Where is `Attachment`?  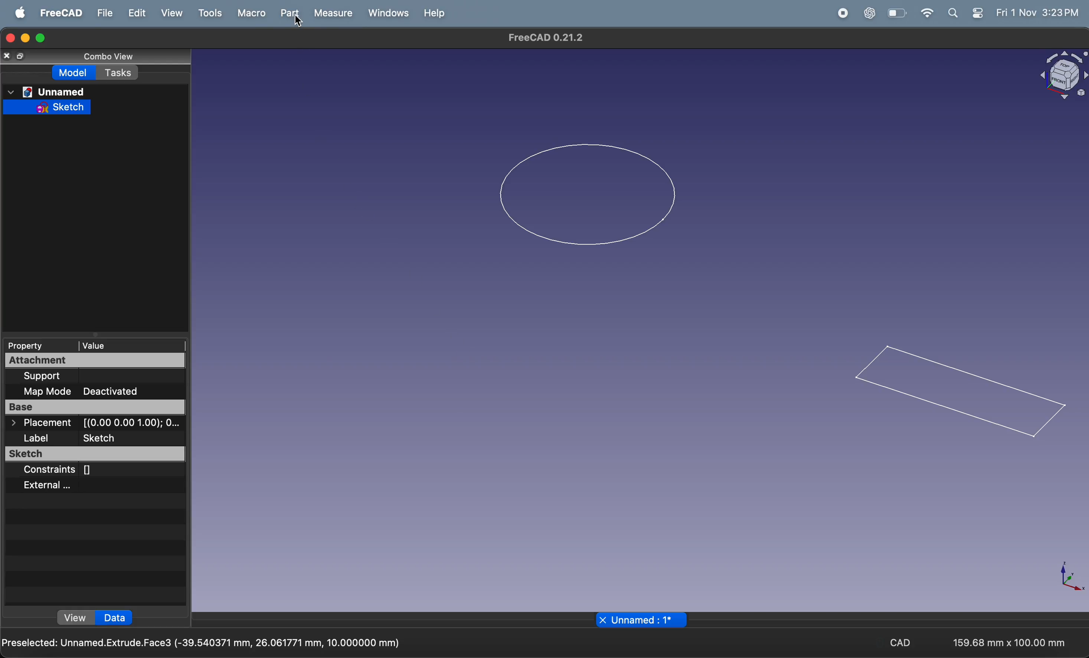 Attachment is located at coordinates (95, 361).